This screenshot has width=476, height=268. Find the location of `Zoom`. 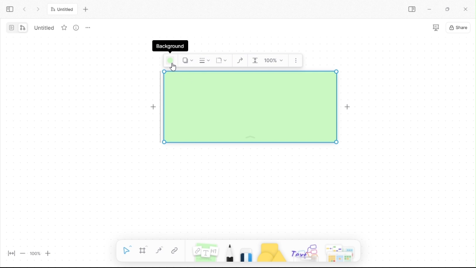

Zoom is located at coordinates (274, 61).